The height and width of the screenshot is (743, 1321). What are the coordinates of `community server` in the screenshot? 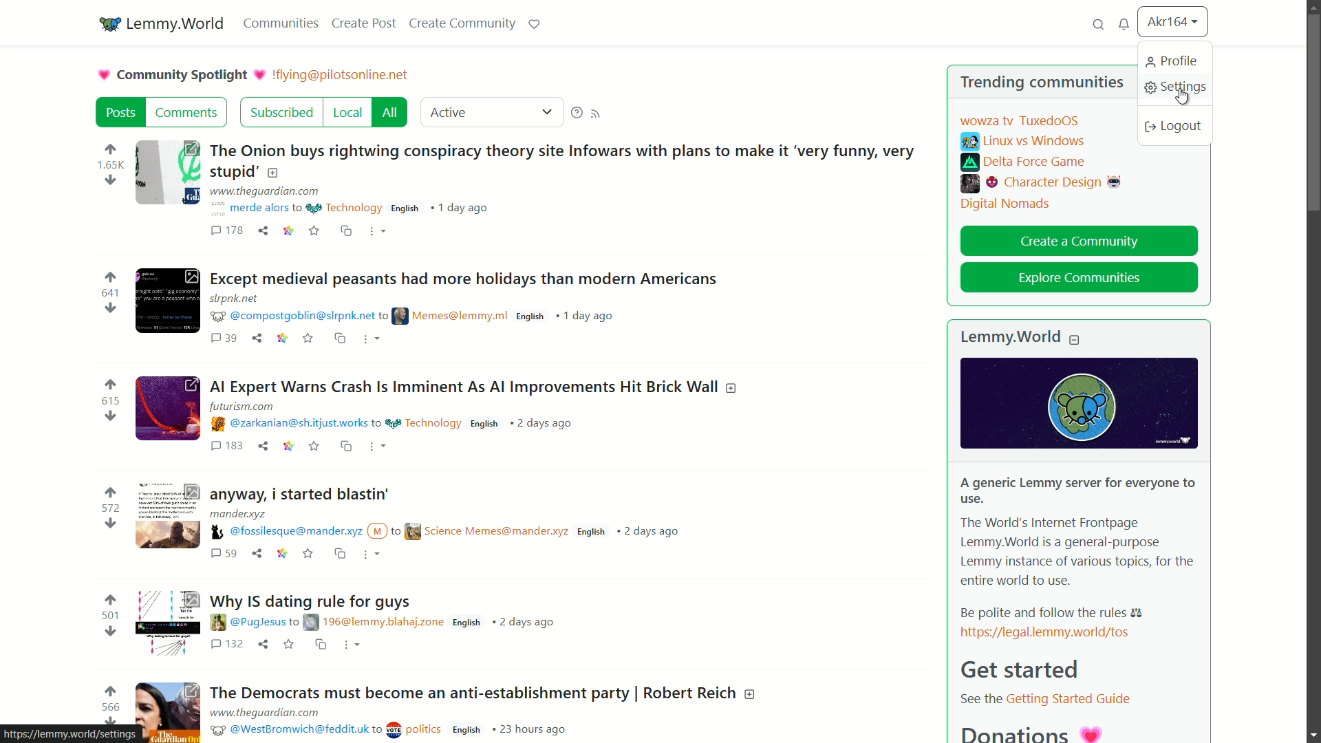 It's located at (343, 75).